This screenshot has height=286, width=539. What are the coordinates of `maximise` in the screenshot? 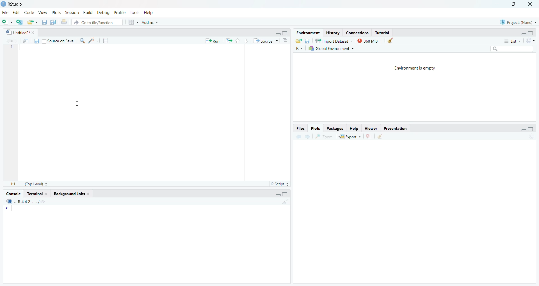 It's located at (532, 129).